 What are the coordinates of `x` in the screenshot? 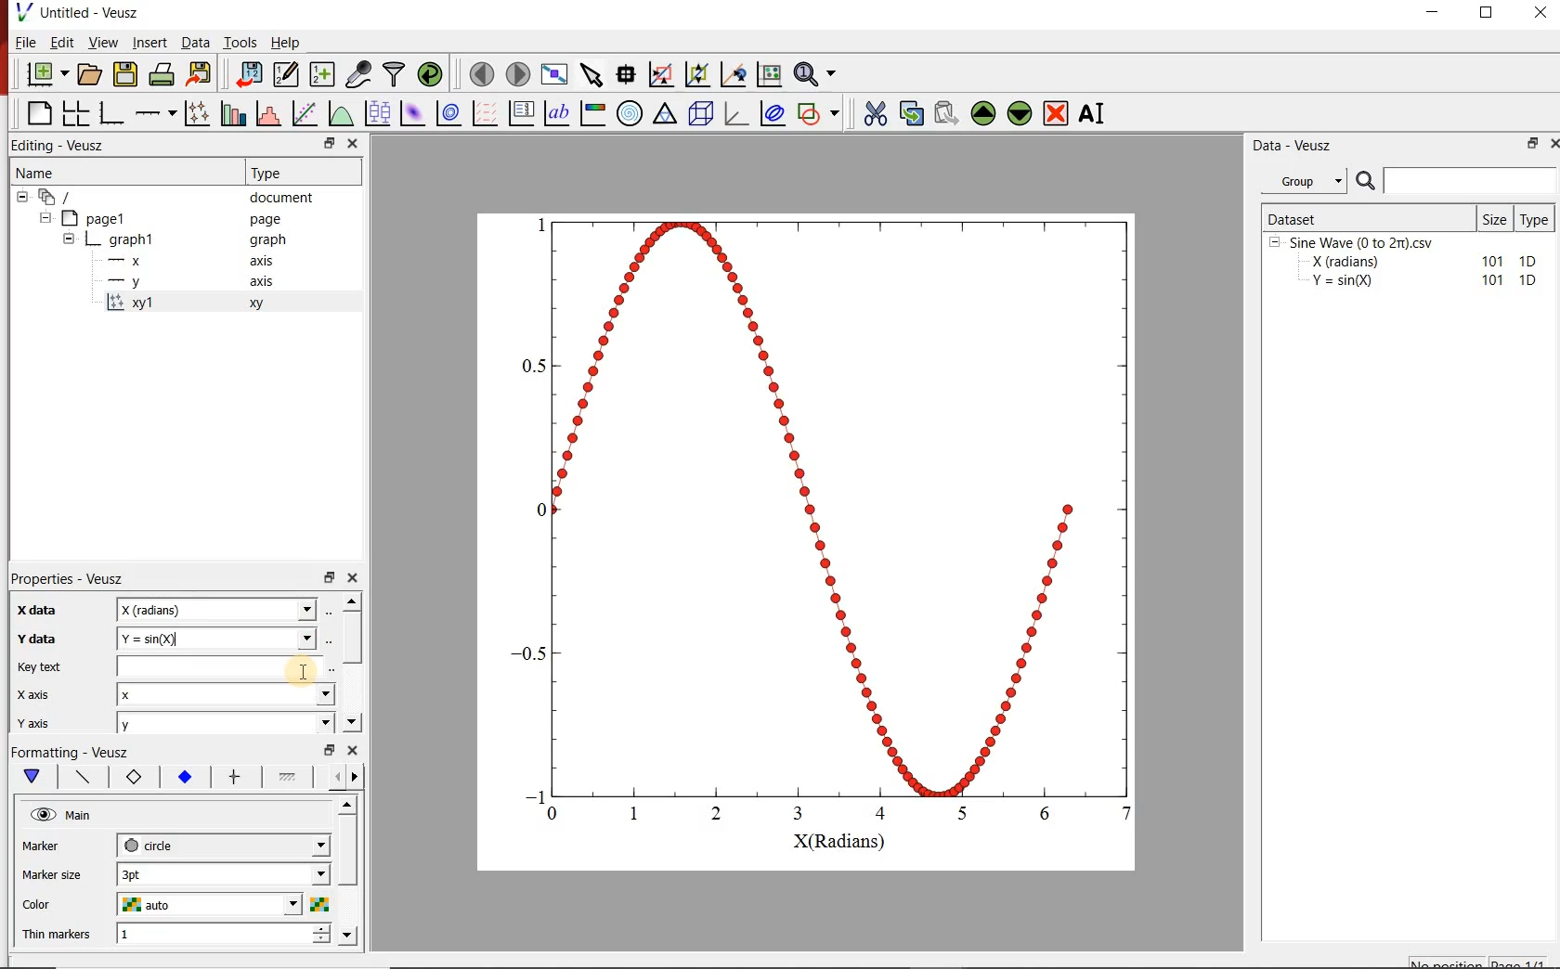 It's located at (231, 696).